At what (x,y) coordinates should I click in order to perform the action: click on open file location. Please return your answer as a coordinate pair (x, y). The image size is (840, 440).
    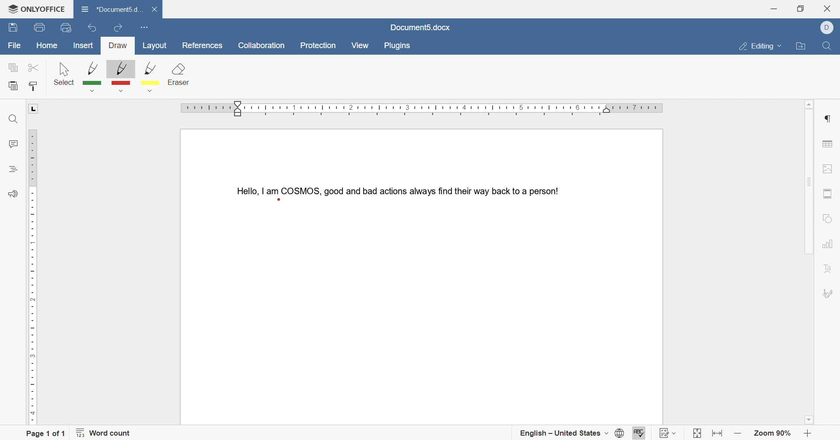
    Looking at the image, I should click on (802, 47).